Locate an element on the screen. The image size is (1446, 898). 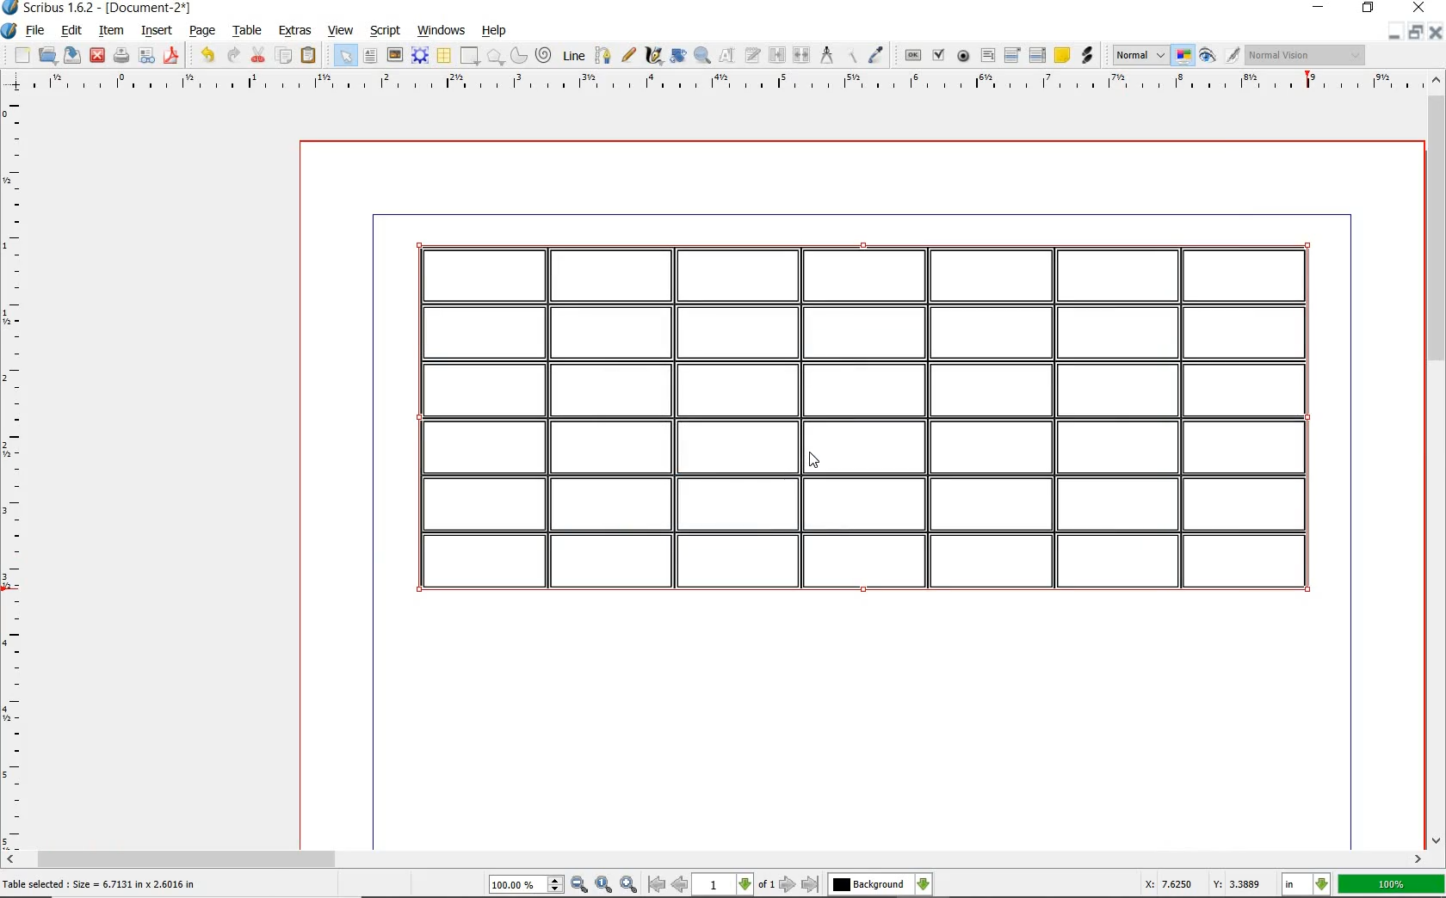
X: 7.6250 Y: 3.3889 is located at coordinates (1203, 884).